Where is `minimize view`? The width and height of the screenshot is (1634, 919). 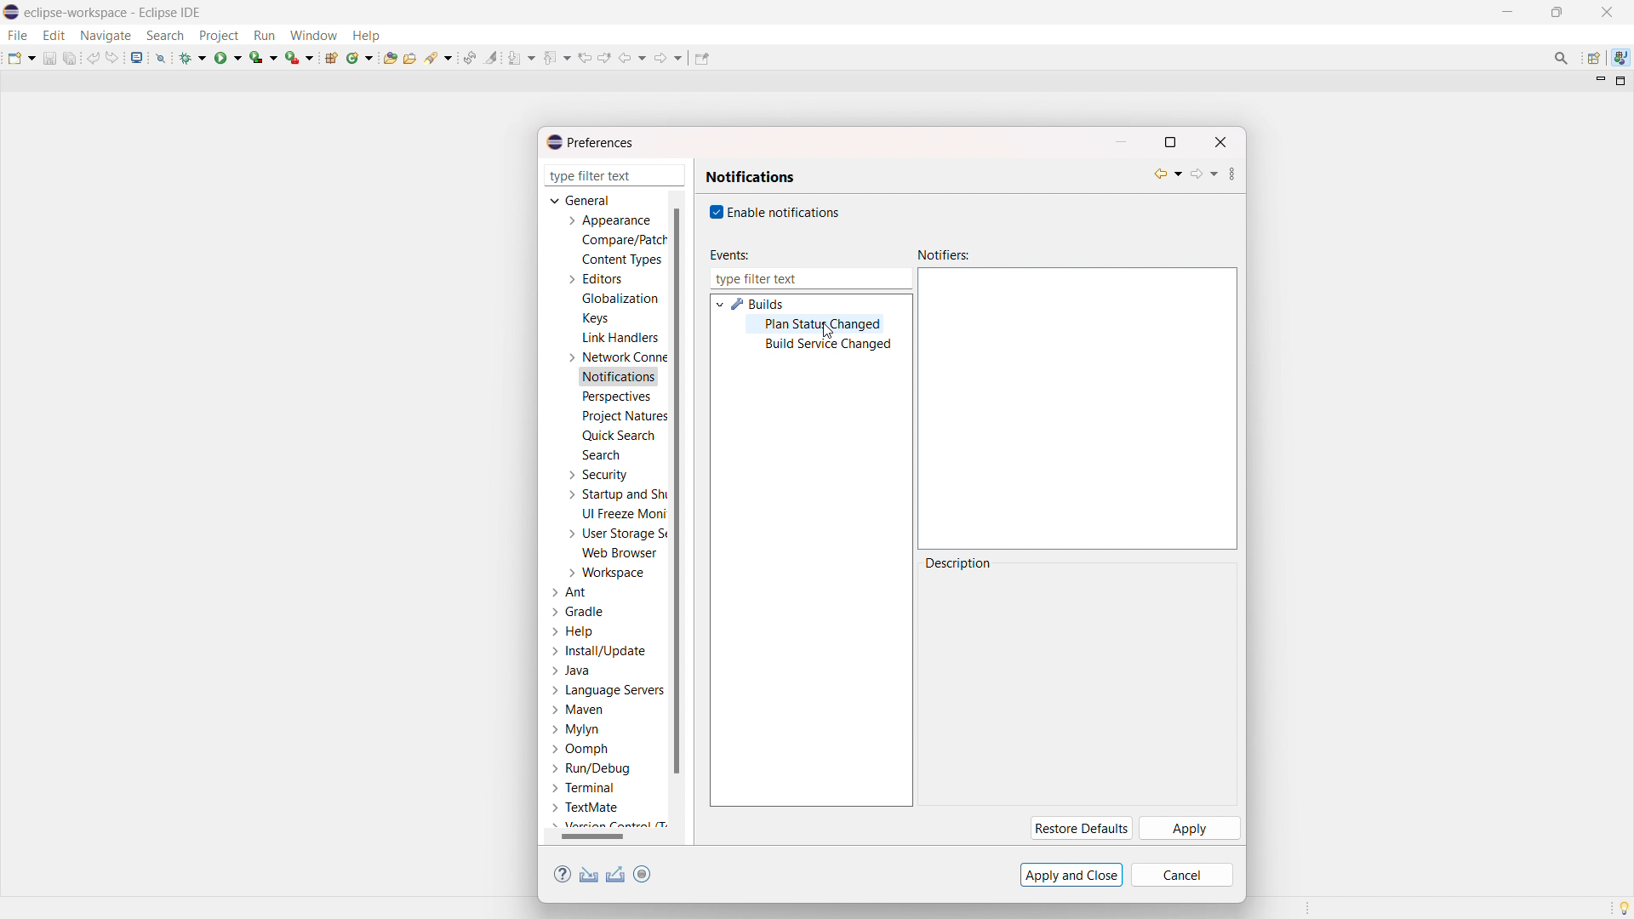 minimize view is located at coordinates (1598, 80).